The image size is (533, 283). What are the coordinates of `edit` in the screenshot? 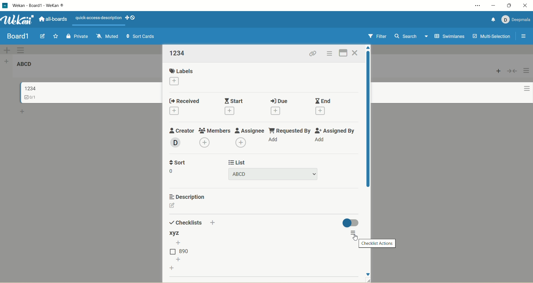 It's located at (44, 36).